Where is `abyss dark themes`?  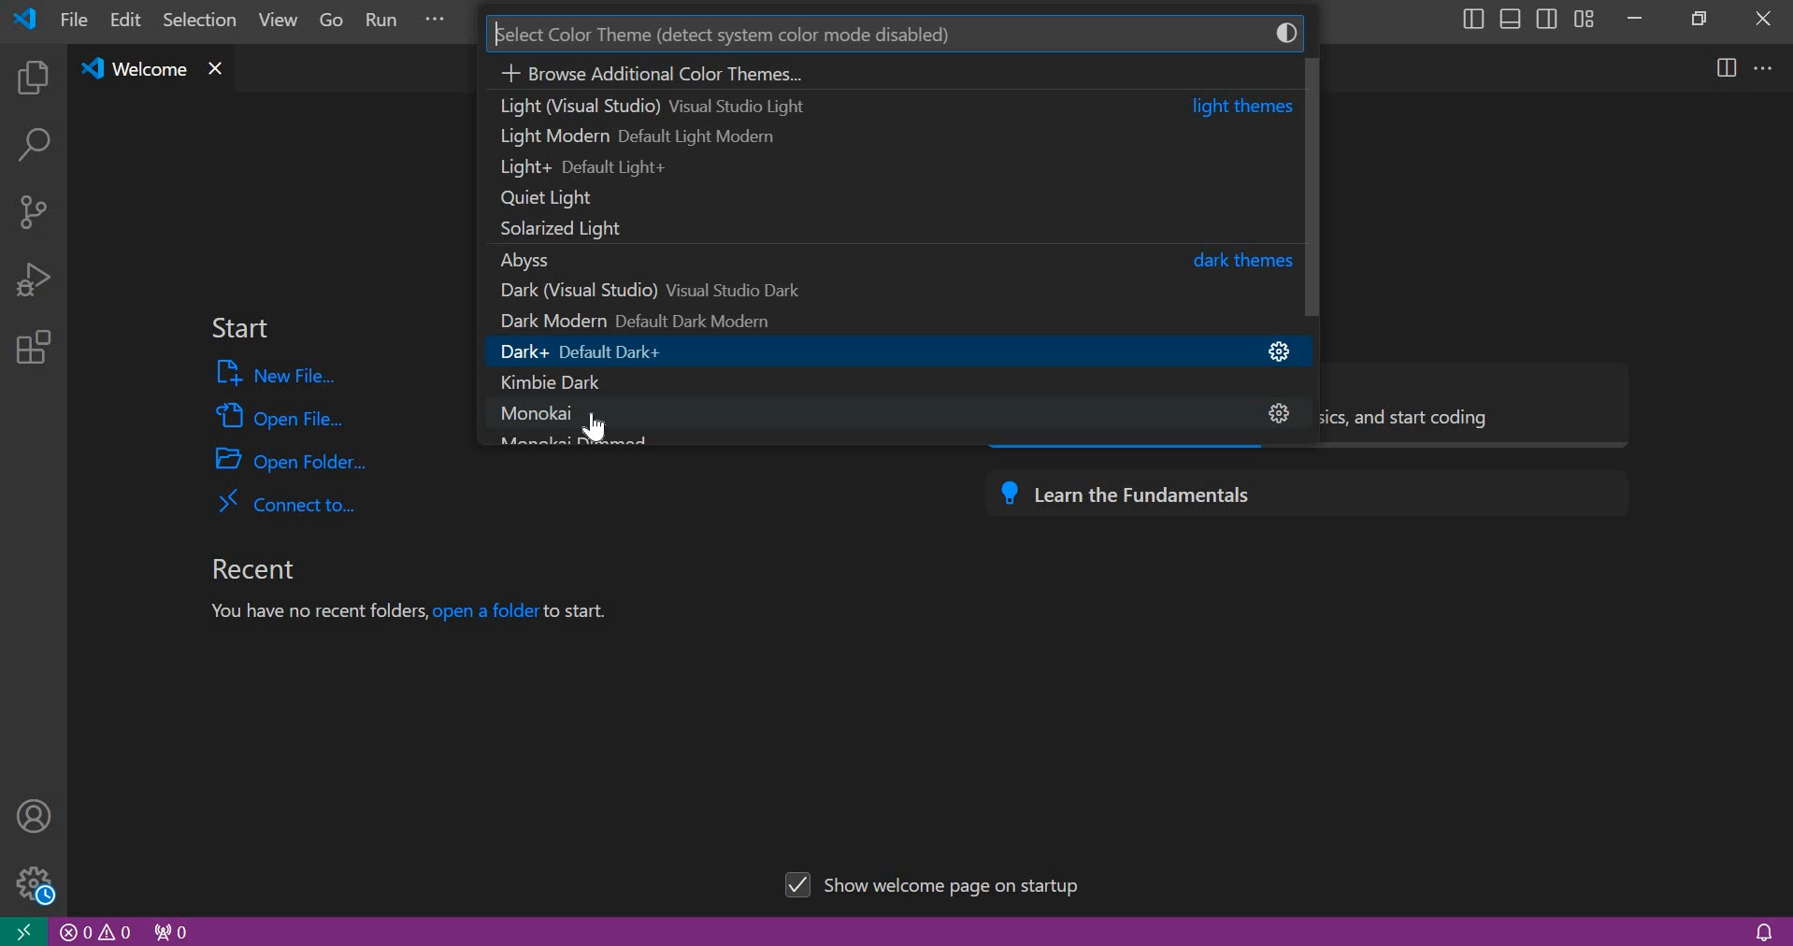
abyss dark themes is located at coordinates (888, 260).